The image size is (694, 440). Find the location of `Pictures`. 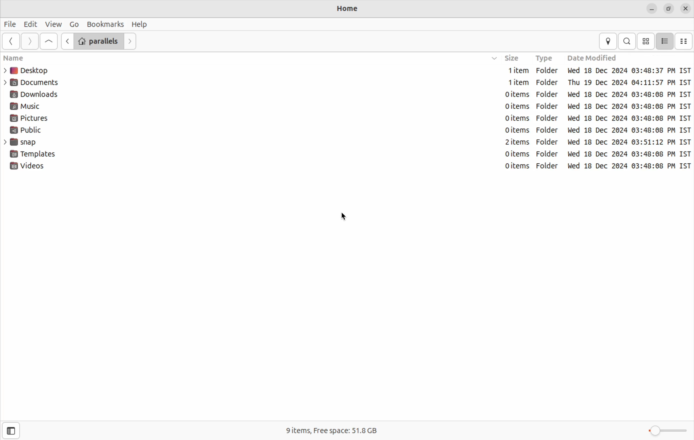

Pictures is located at coordinates (34, 118).